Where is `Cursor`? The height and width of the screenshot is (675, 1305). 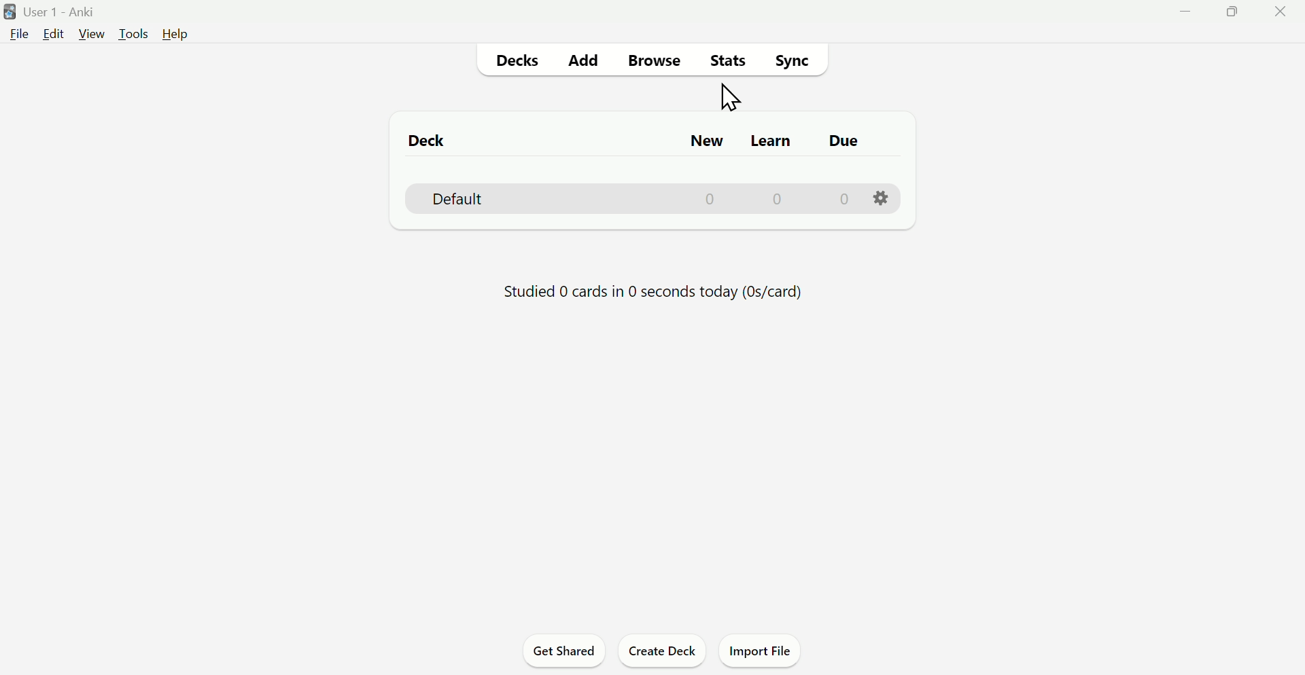 Cursor is located at coordinates (733, 96).